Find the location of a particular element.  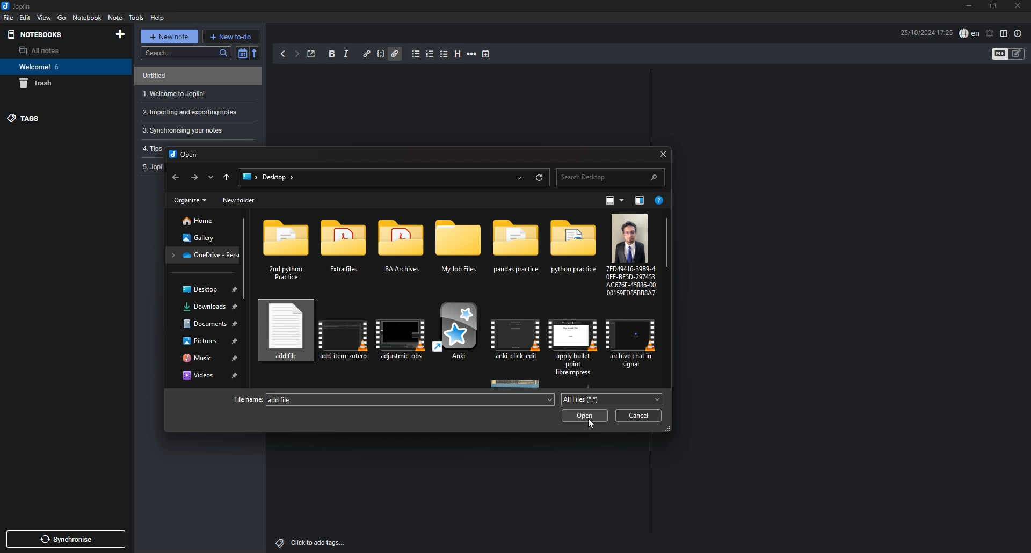

code is located at coordinates (381, 53).